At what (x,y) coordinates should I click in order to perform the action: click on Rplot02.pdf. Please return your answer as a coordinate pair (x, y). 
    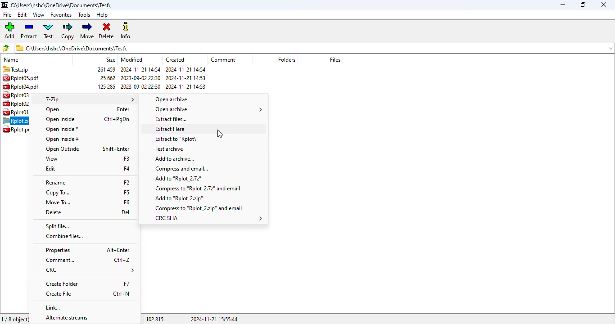
    Looking at the image, I should click on (21, 103).